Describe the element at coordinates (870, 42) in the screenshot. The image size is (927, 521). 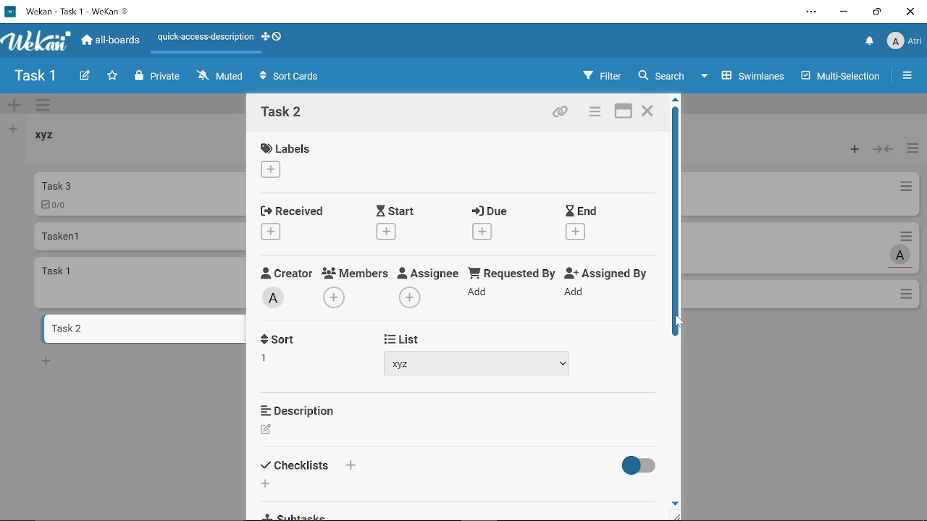
I see `Notifications` at that location.